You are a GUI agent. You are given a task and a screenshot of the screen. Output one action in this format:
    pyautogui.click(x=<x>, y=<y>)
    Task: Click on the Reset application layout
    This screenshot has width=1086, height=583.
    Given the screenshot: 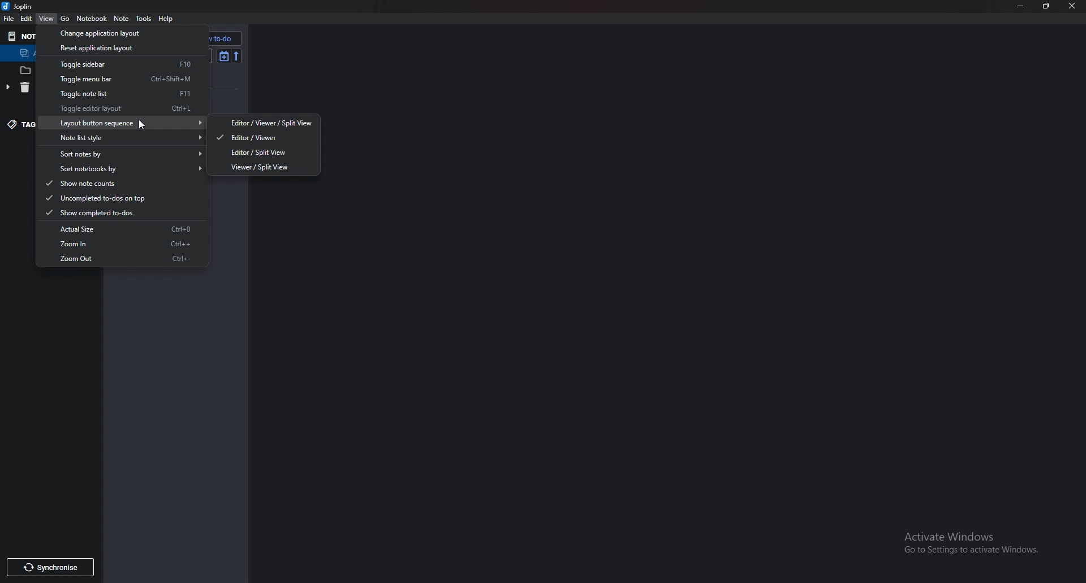 What is the action you would take?
    pyautogui.click(x=116, y=47)
    